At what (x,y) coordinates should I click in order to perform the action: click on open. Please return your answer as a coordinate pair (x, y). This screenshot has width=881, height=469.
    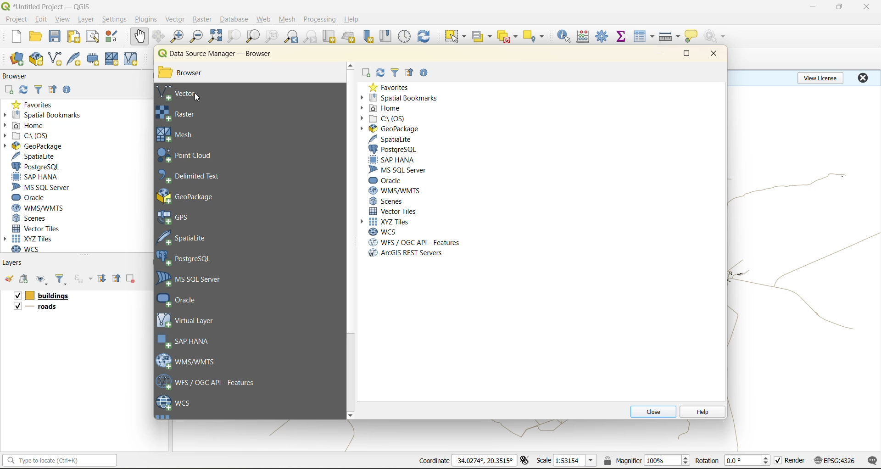
    Looking at the image, I should click on (9, 279).